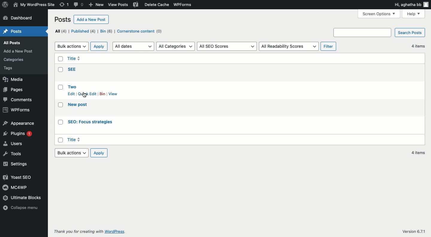 The height and width of the screenshot is (237, 431). I want to click on Users, so click(14, 144).